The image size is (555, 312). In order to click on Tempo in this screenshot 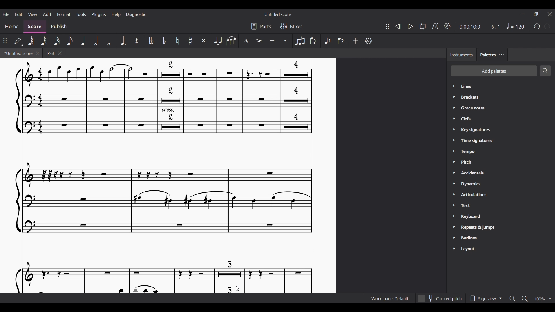, I will do `click(515, 26)`.